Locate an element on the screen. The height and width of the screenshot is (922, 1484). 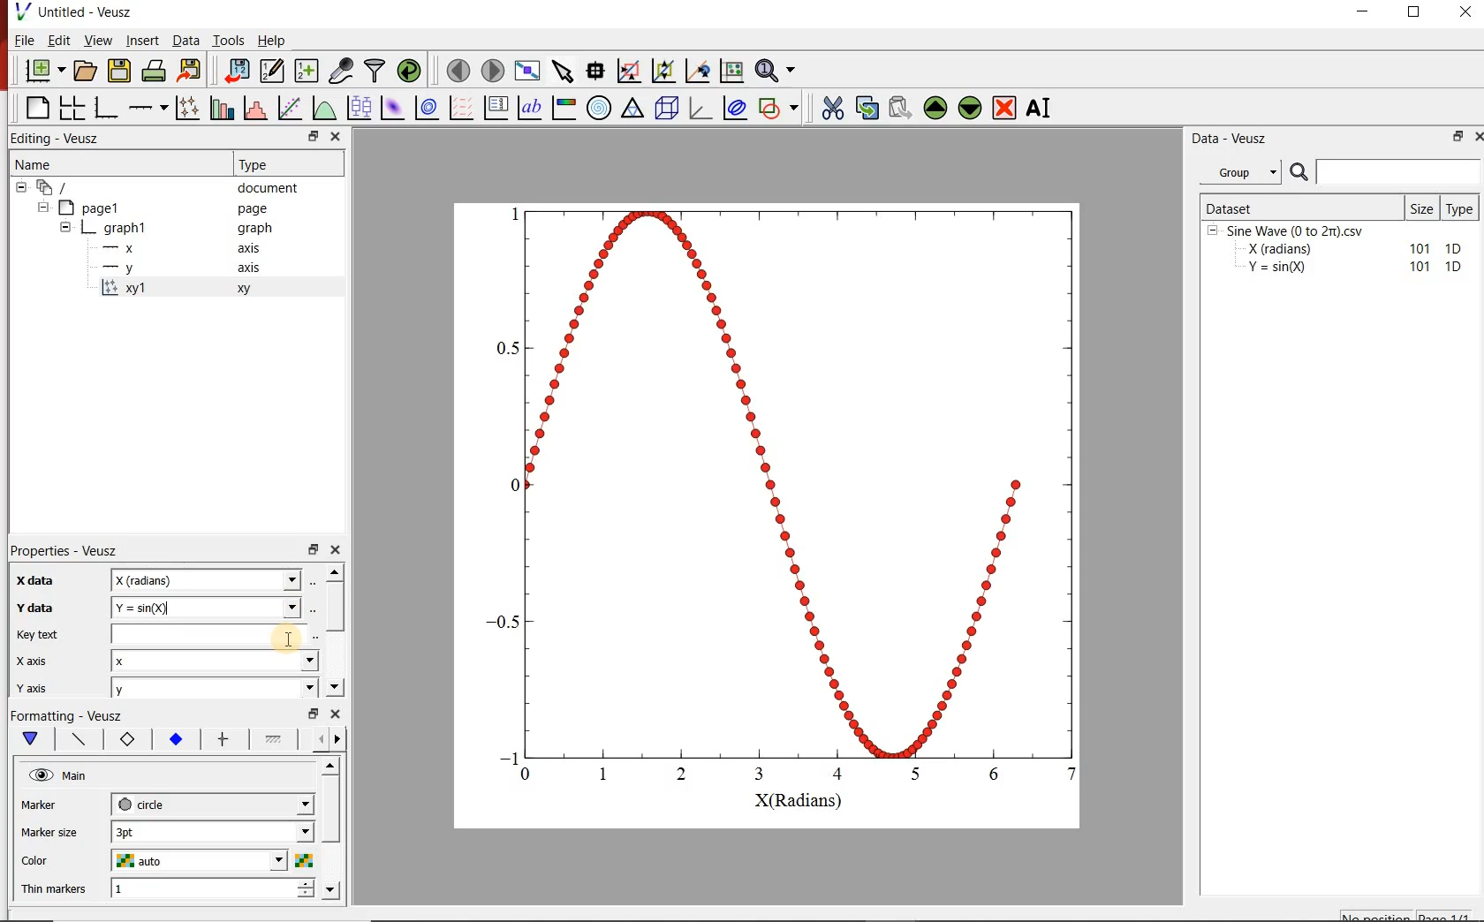
Edit is located at coordinates (59, 41).